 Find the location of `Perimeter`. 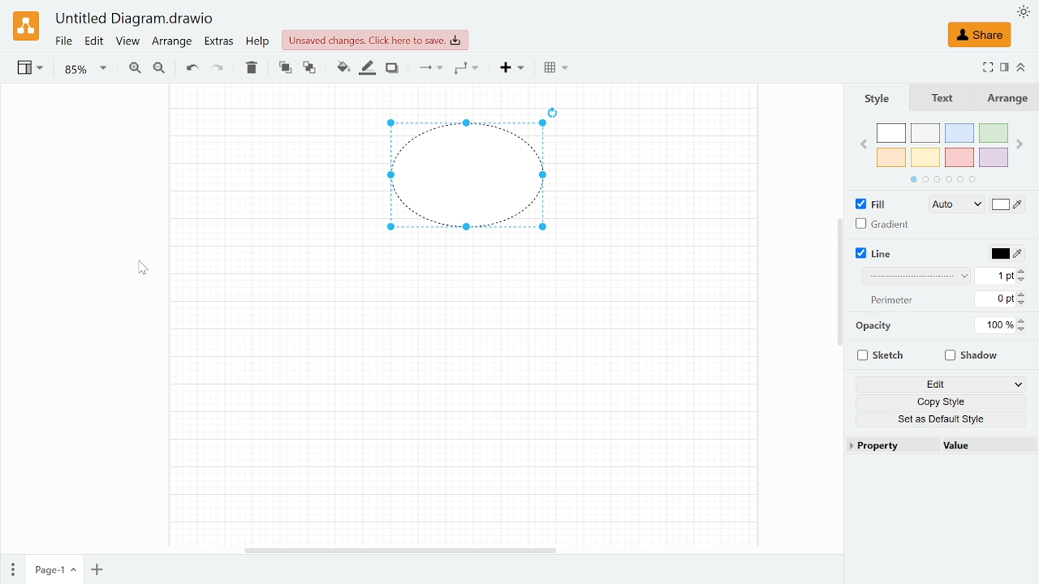

Perimeter is located at coordinates (892, 300).